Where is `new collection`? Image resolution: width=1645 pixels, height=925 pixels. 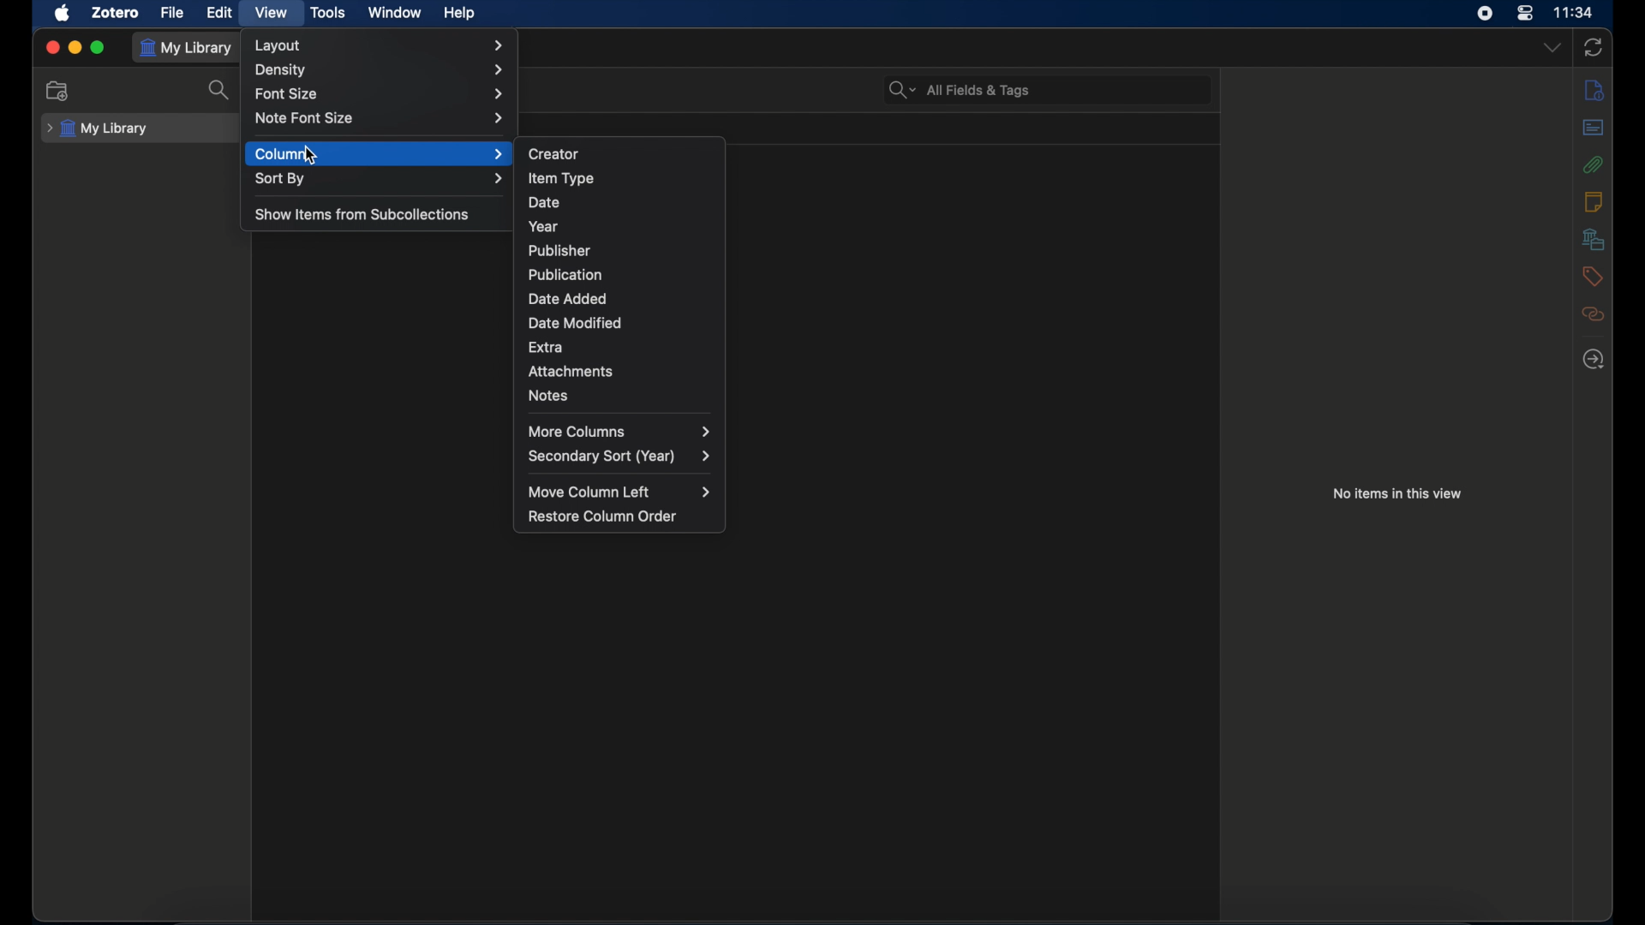
new collection is located at coordinates (58, 92).